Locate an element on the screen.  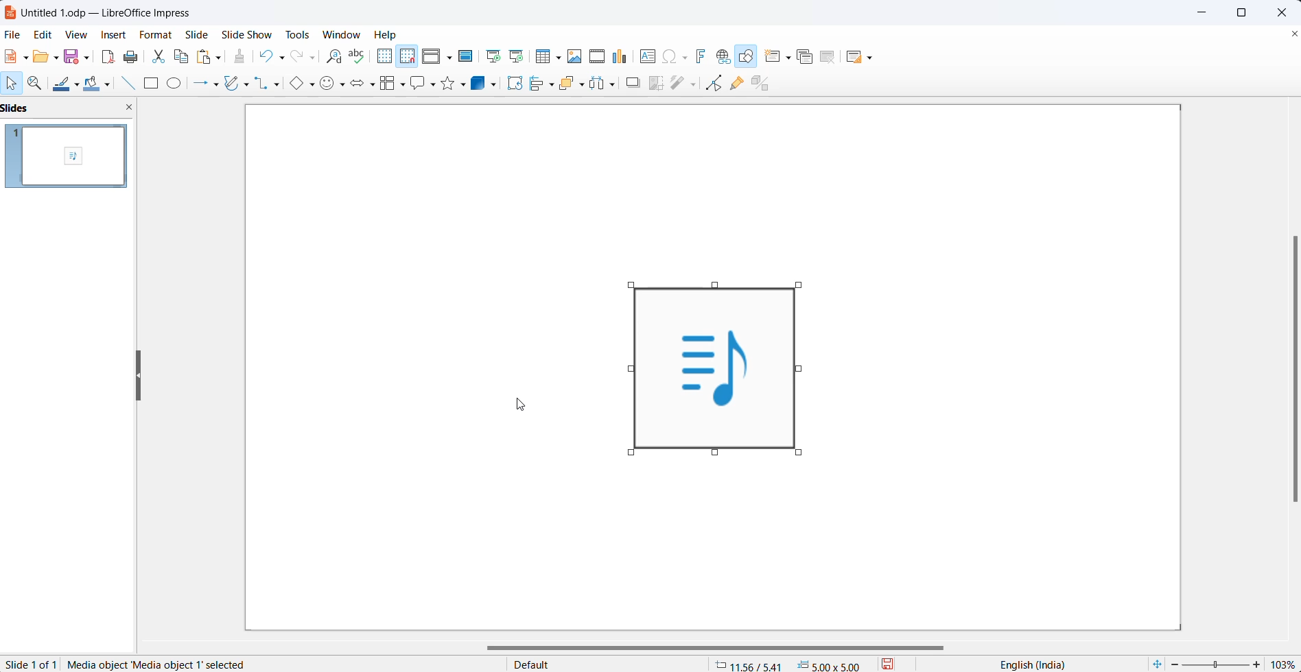
insert is located at coordinates (115, 34).